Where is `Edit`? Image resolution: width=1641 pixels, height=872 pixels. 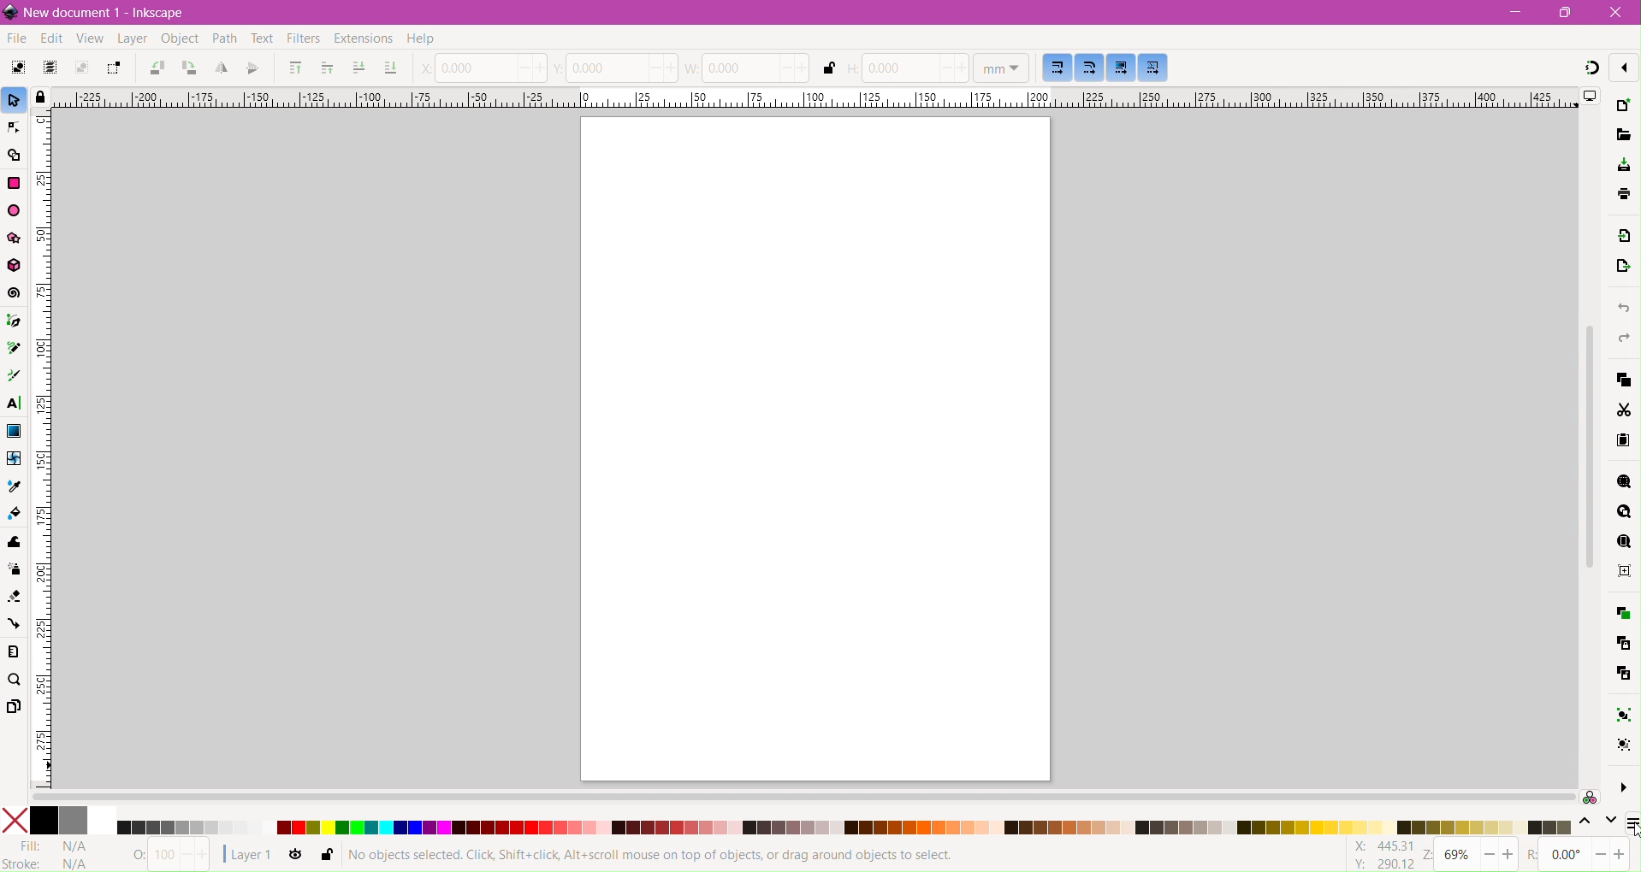 Edit is located at coordinates (49, 38).